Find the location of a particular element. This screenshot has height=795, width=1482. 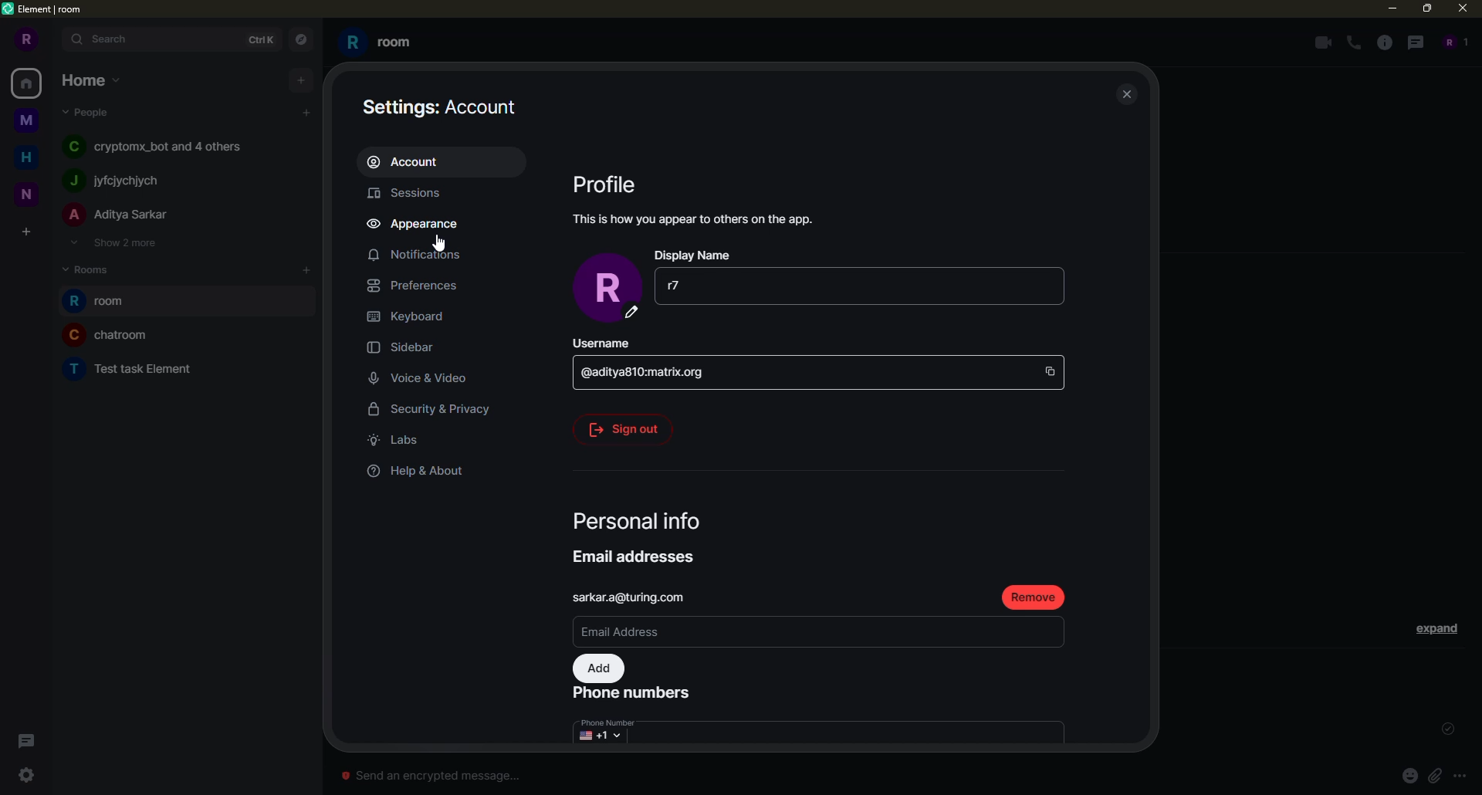

attach is located at coordinates (1434, 775).